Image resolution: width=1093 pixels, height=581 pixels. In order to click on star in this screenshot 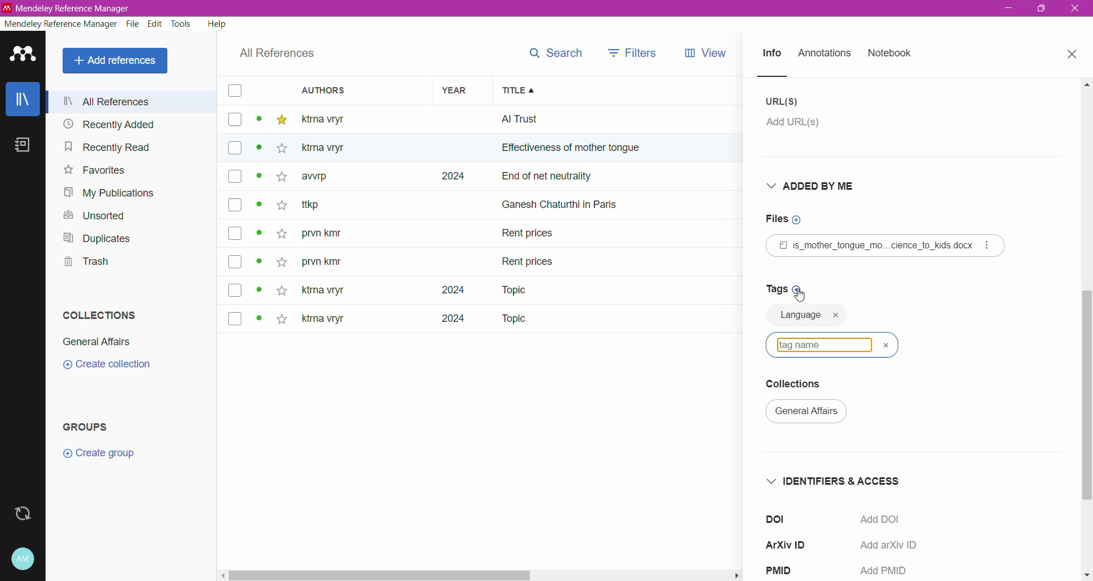, I will do `click(281, 259)`.